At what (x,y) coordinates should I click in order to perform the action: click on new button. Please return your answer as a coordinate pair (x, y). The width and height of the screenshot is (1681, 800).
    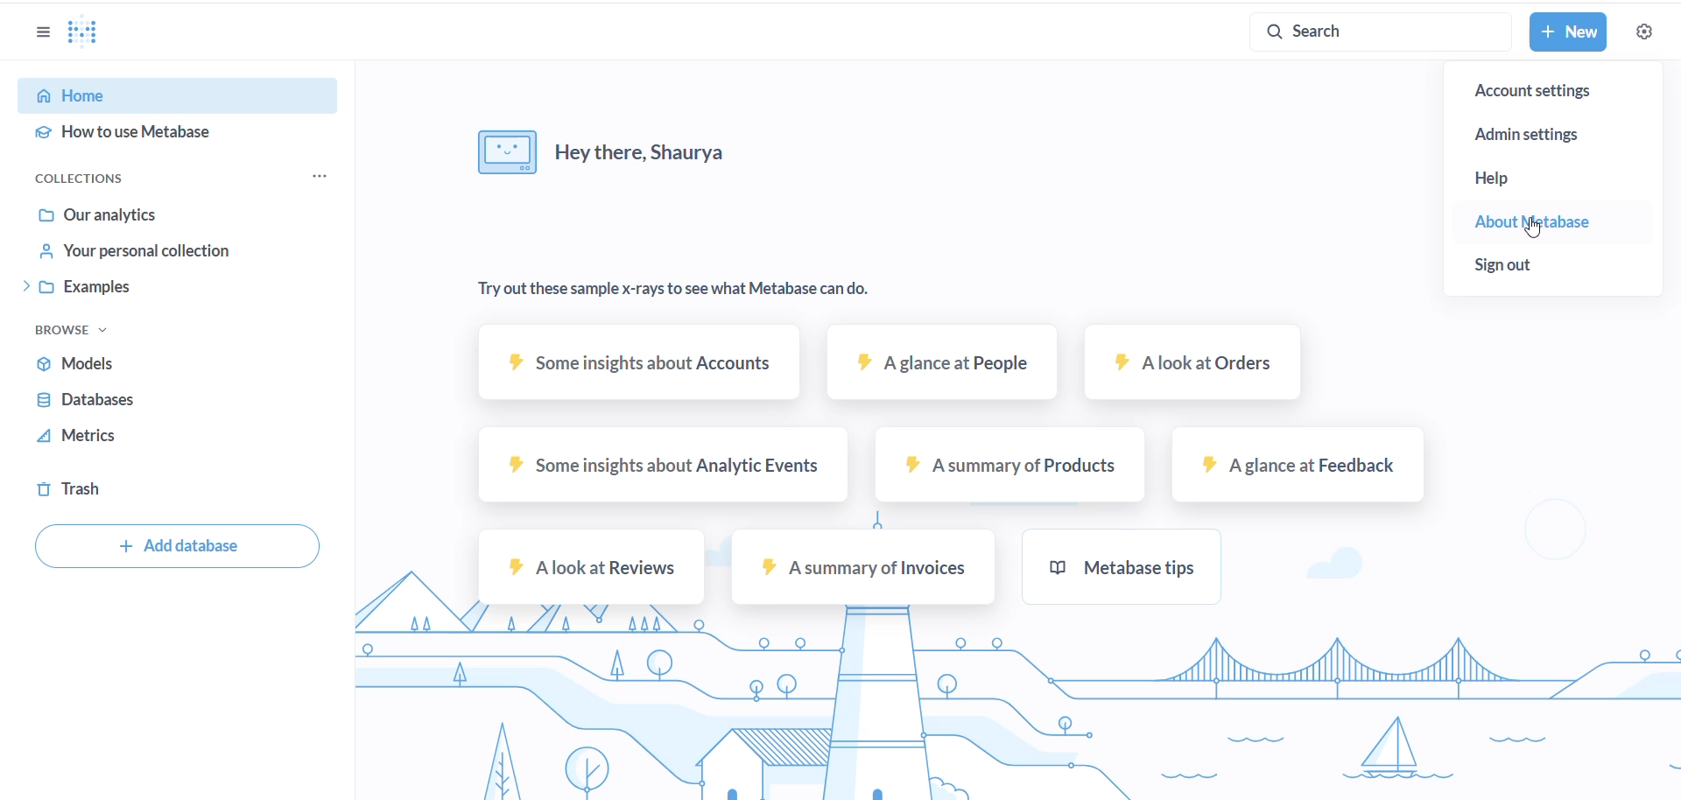
    Looking at the image, I should click on (1569, 33).